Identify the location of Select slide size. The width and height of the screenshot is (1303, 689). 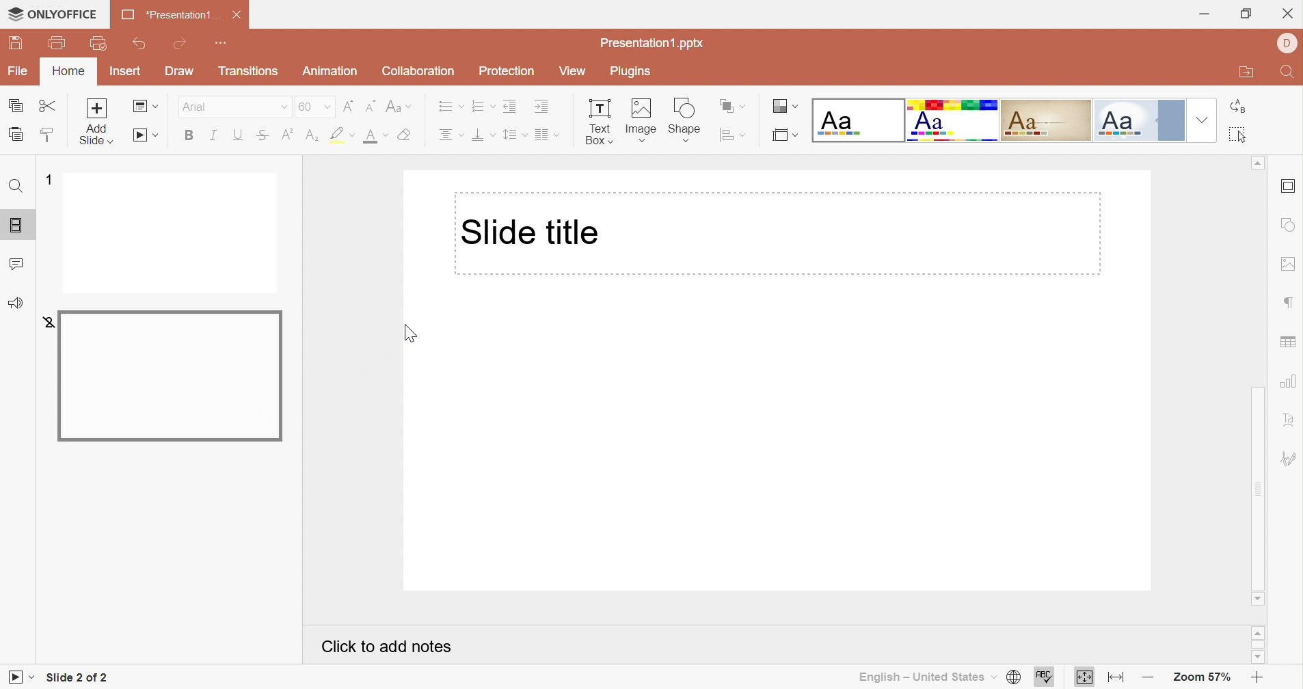
(782, 138).